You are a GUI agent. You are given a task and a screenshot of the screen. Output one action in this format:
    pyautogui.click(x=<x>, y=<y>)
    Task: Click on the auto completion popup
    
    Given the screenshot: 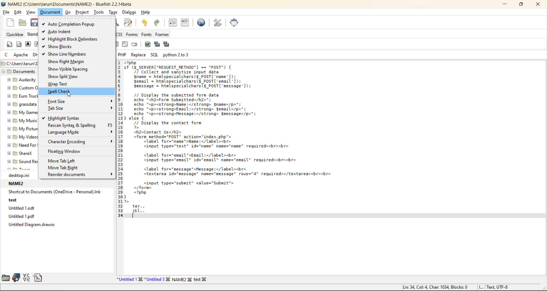 What is the action you would take?
    pyautogui.click(x=69, y=24)
    